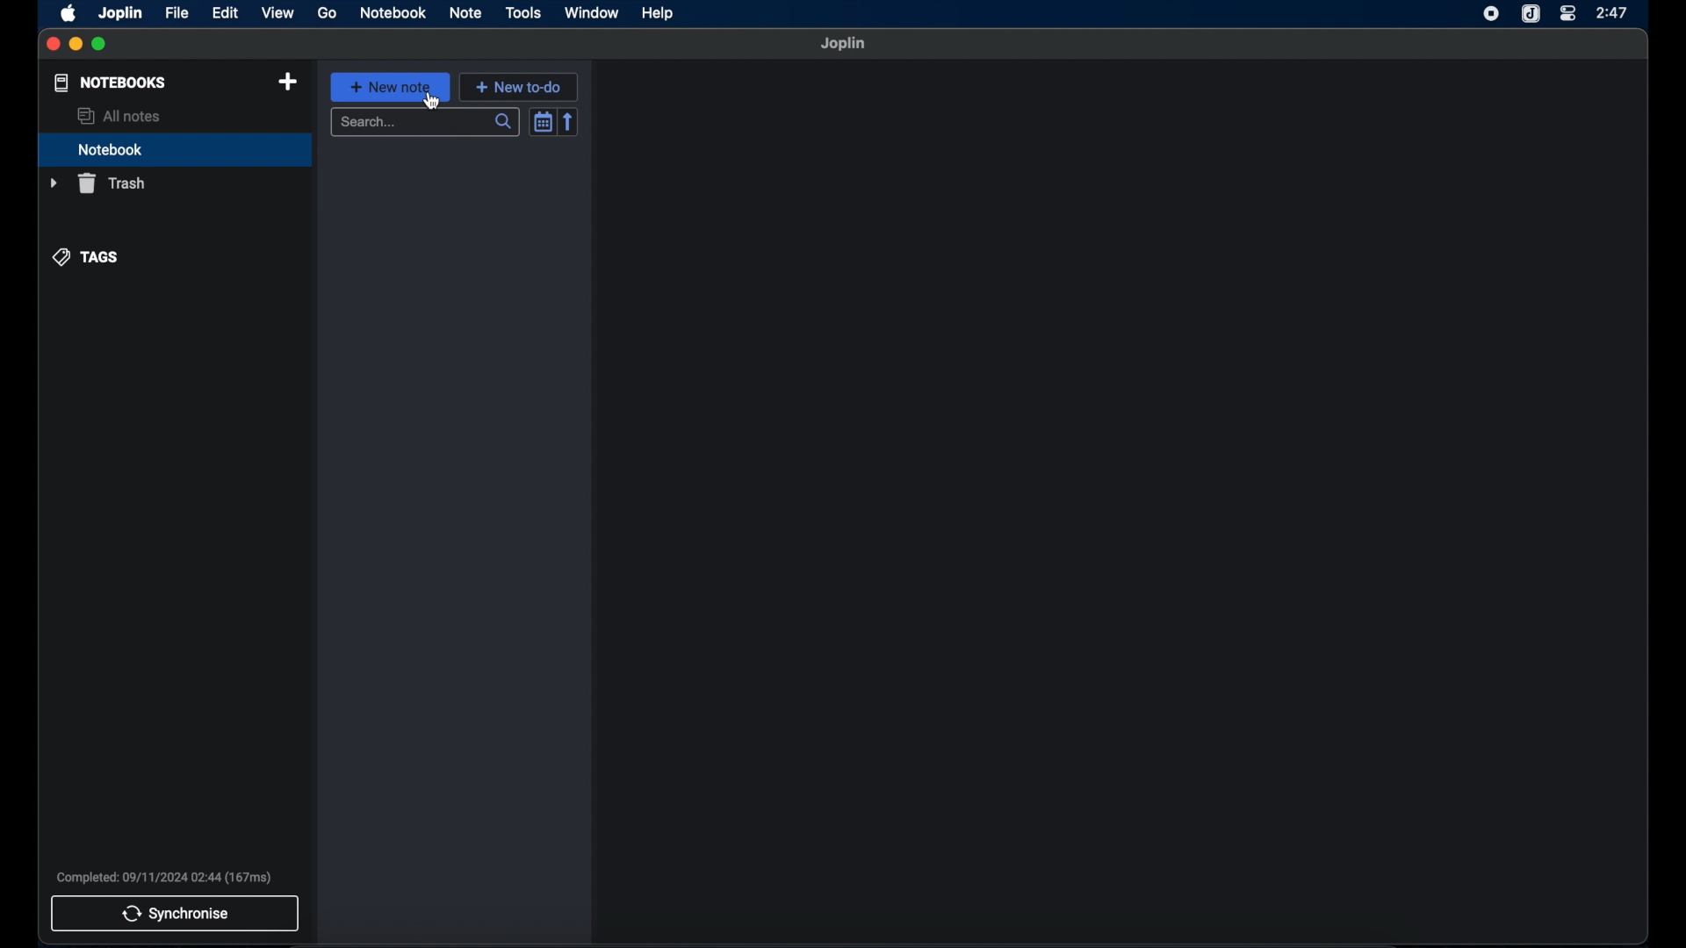  What do you see at coordinates (177, 12) in the screenshot?
I see `file` at bounding box center [177, 12].